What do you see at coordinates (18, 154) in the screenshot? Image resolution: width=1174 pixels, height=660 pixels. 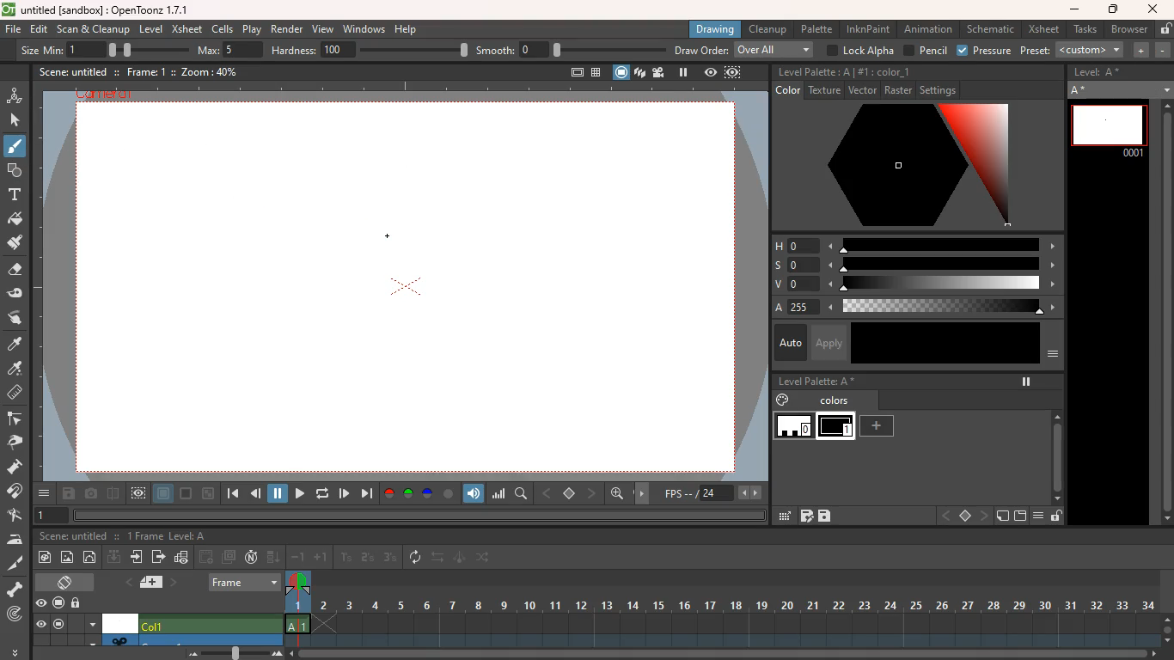 I see `Cursor` at bounding box center [18, 154].